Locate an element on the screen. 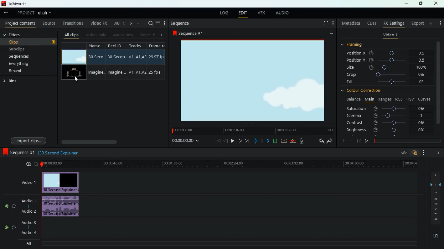 This screenshot has height=249, width=444. audio 3 is located at coordinates (27, 223).